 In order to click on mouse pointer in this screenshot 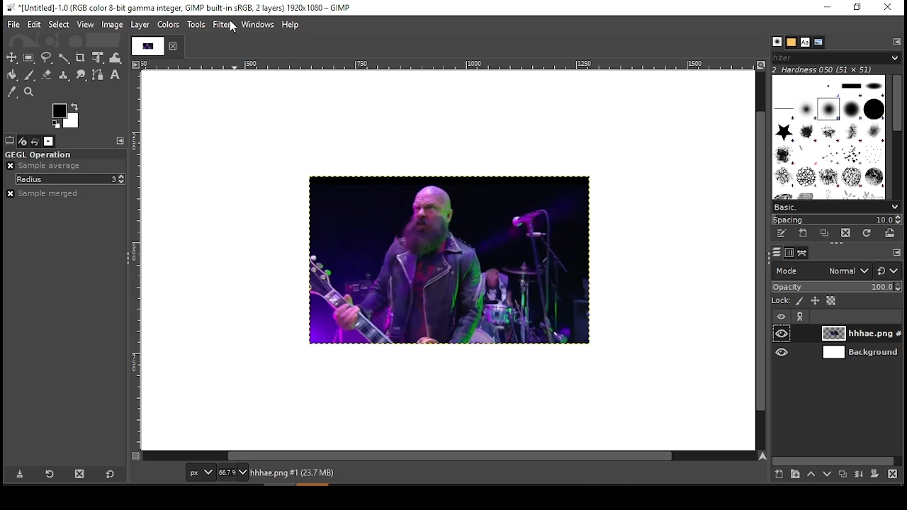, I will do `click(234, 28)`.